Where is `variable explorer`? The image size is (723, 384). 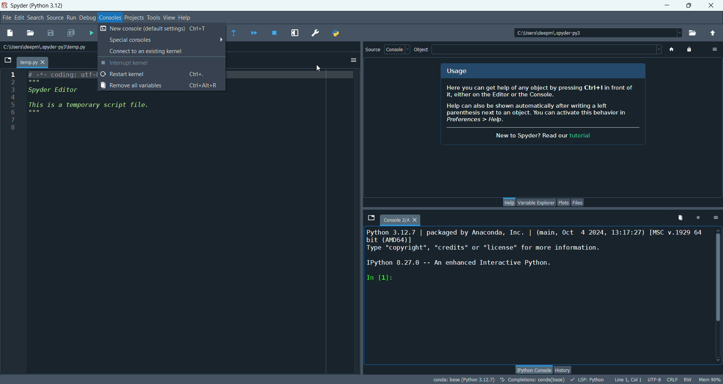 variable explorer is located at coordinates (535, 202).